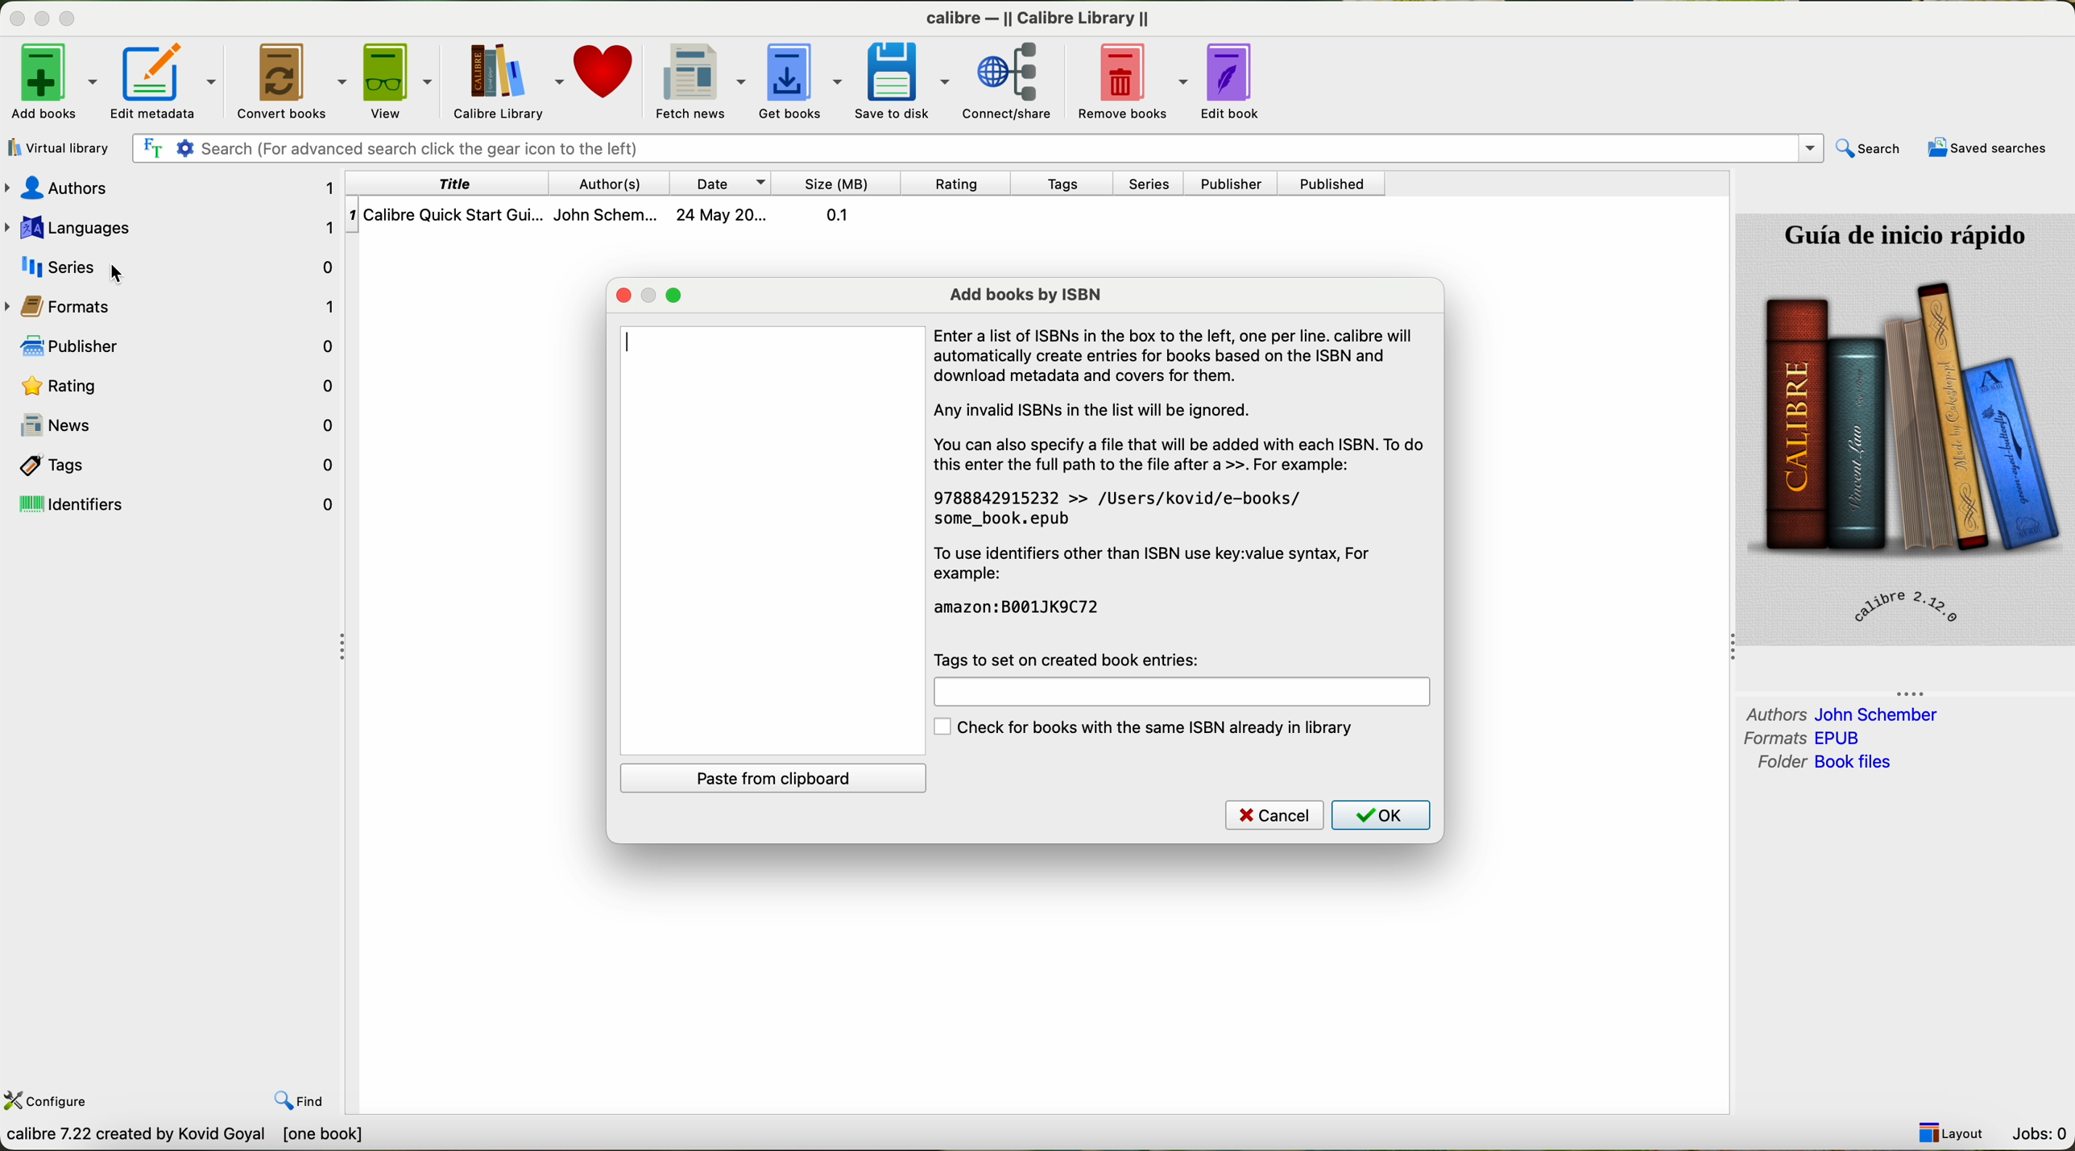 The width and height of the screenshot is (2075, 1151). Describe the element at coordinates (779, 779) in the screenshot. I see `paste from clipboard` at that location.